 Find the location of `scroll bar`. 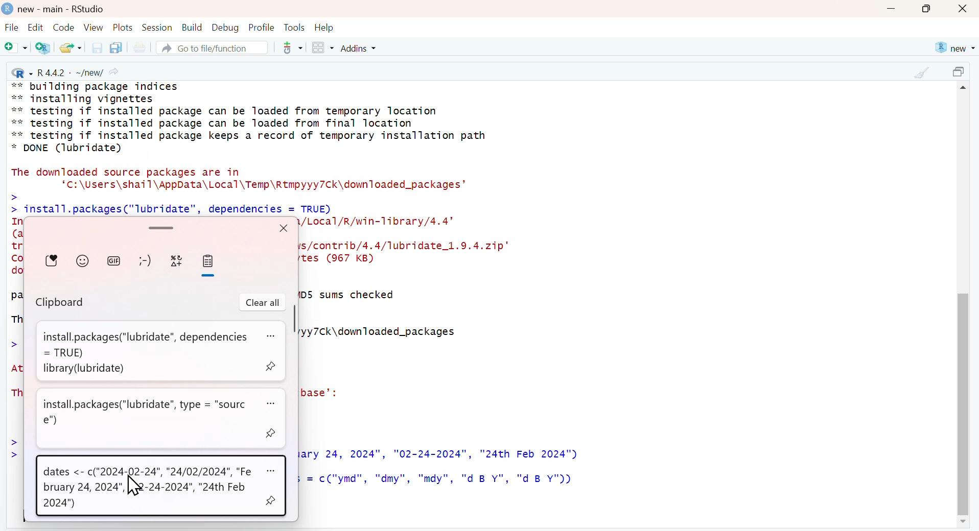

scroll bar is located at coordinates (159, 227).